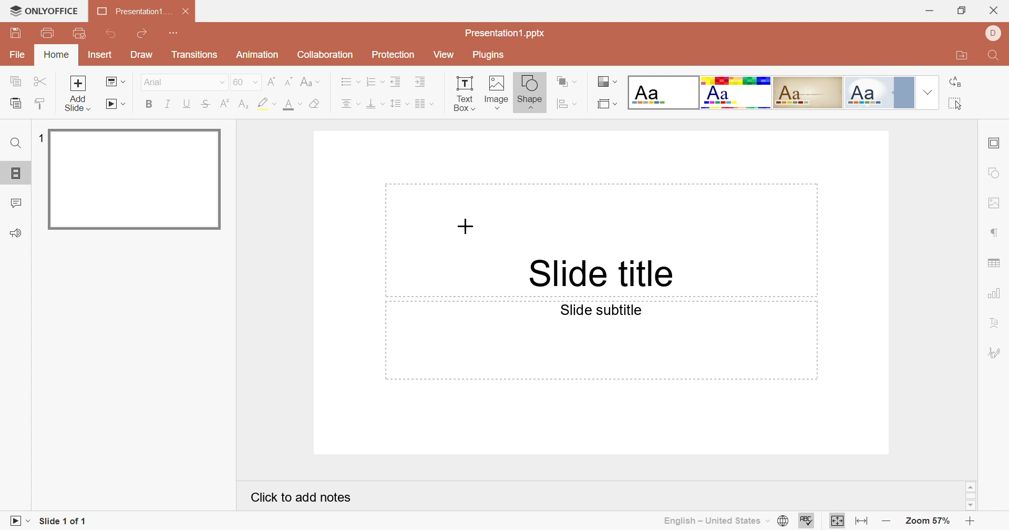 This screenshot has height=530, width=1009. What do you see at coordinates (971, 487) in the screenshot?
I see `Scroll up` at bounding box center [971, 487].